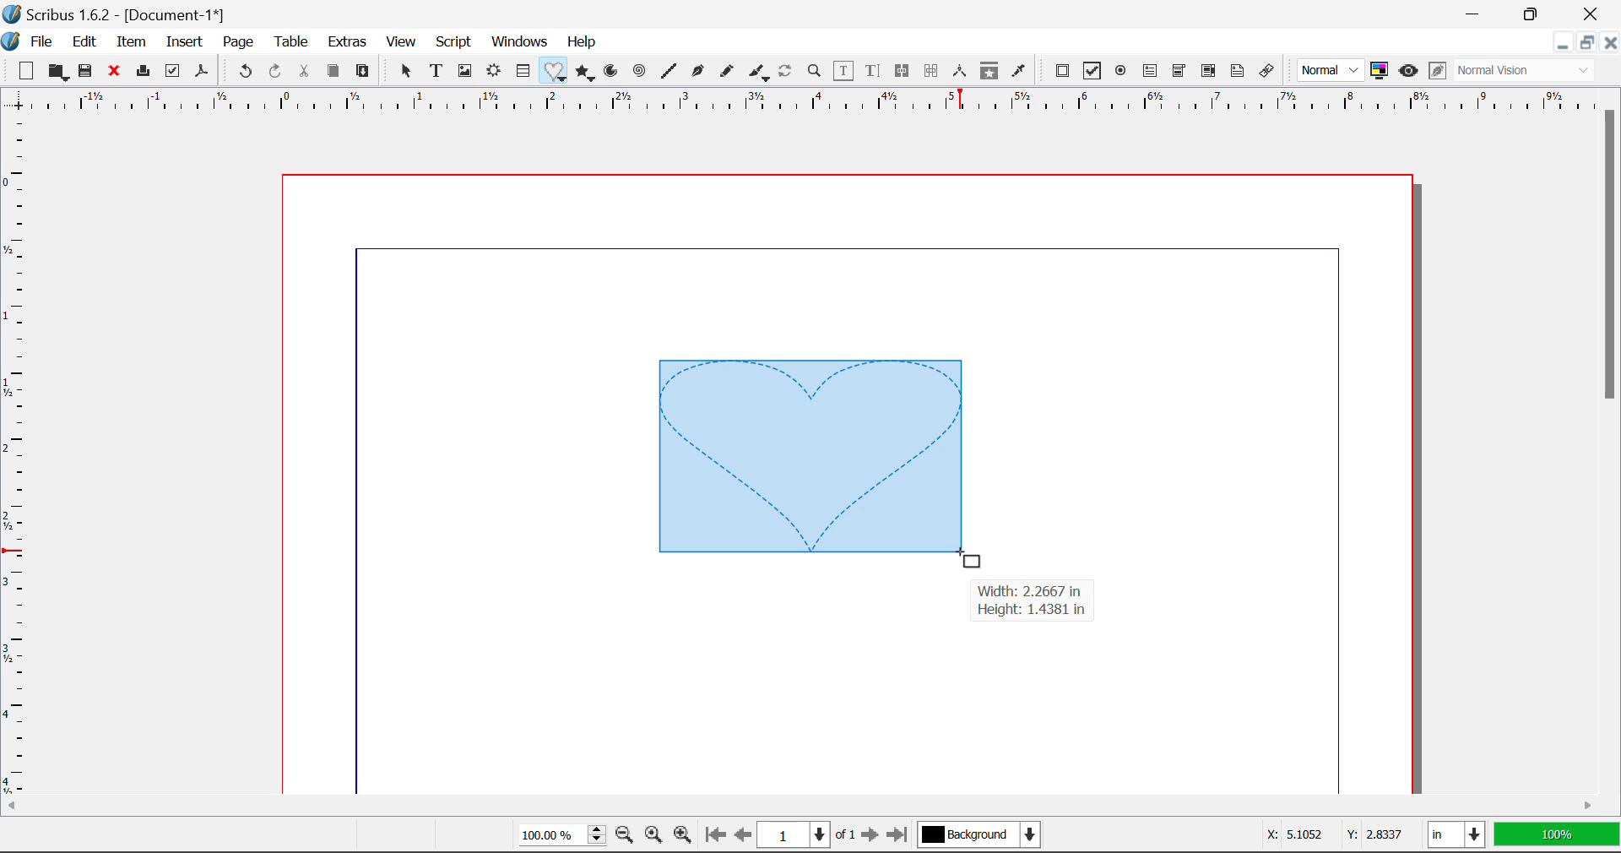 Image resolution: width=1621 pixels, height=853 pixels. What do you see at coordinates (1437, 71) in the screenshot?
I see `Edit in Preview Mode` at bounding box center [1437, 71].